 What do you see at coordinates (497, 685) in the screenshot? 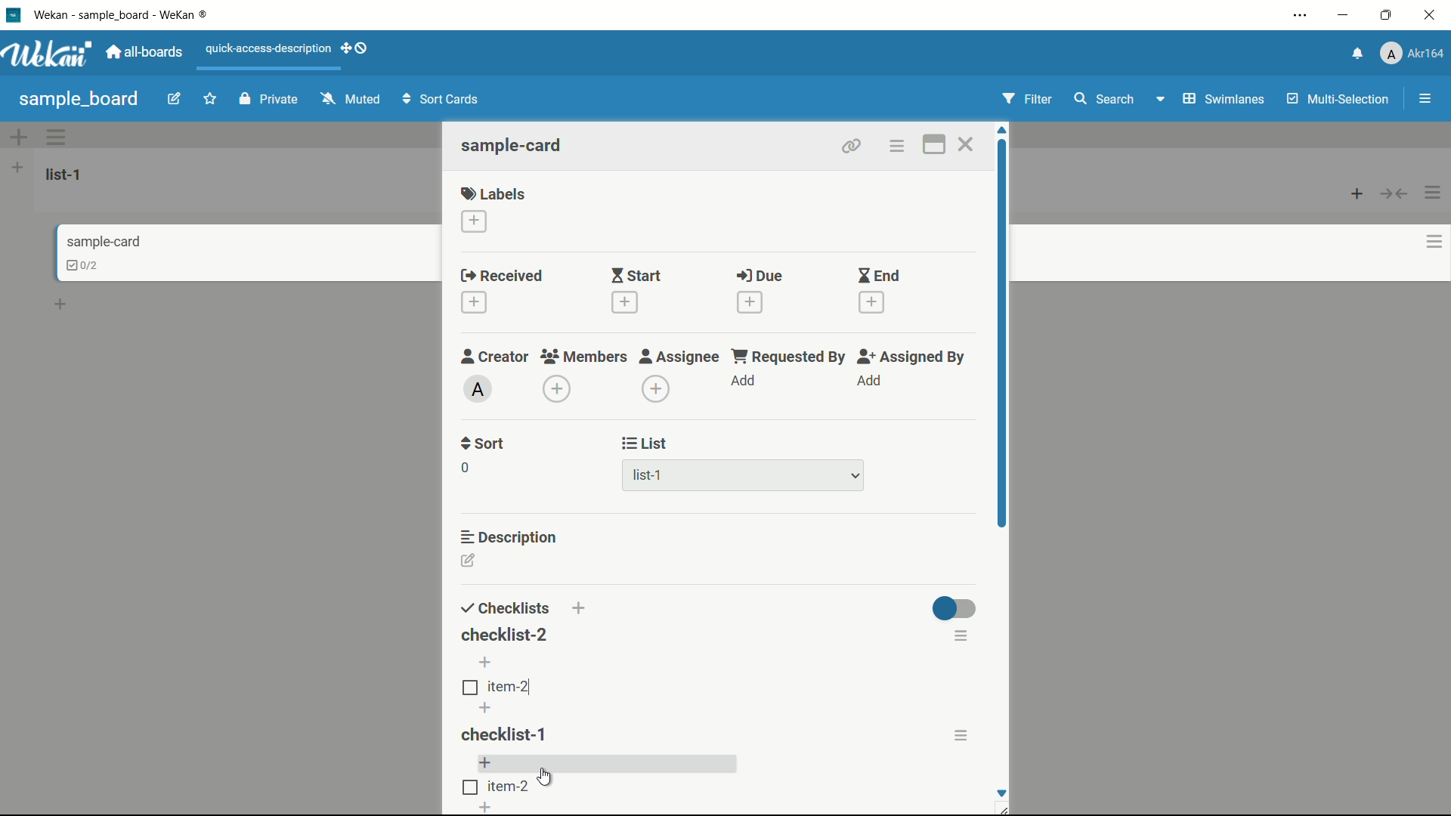
I see `item checkbox` at bounding box center [497, 685].